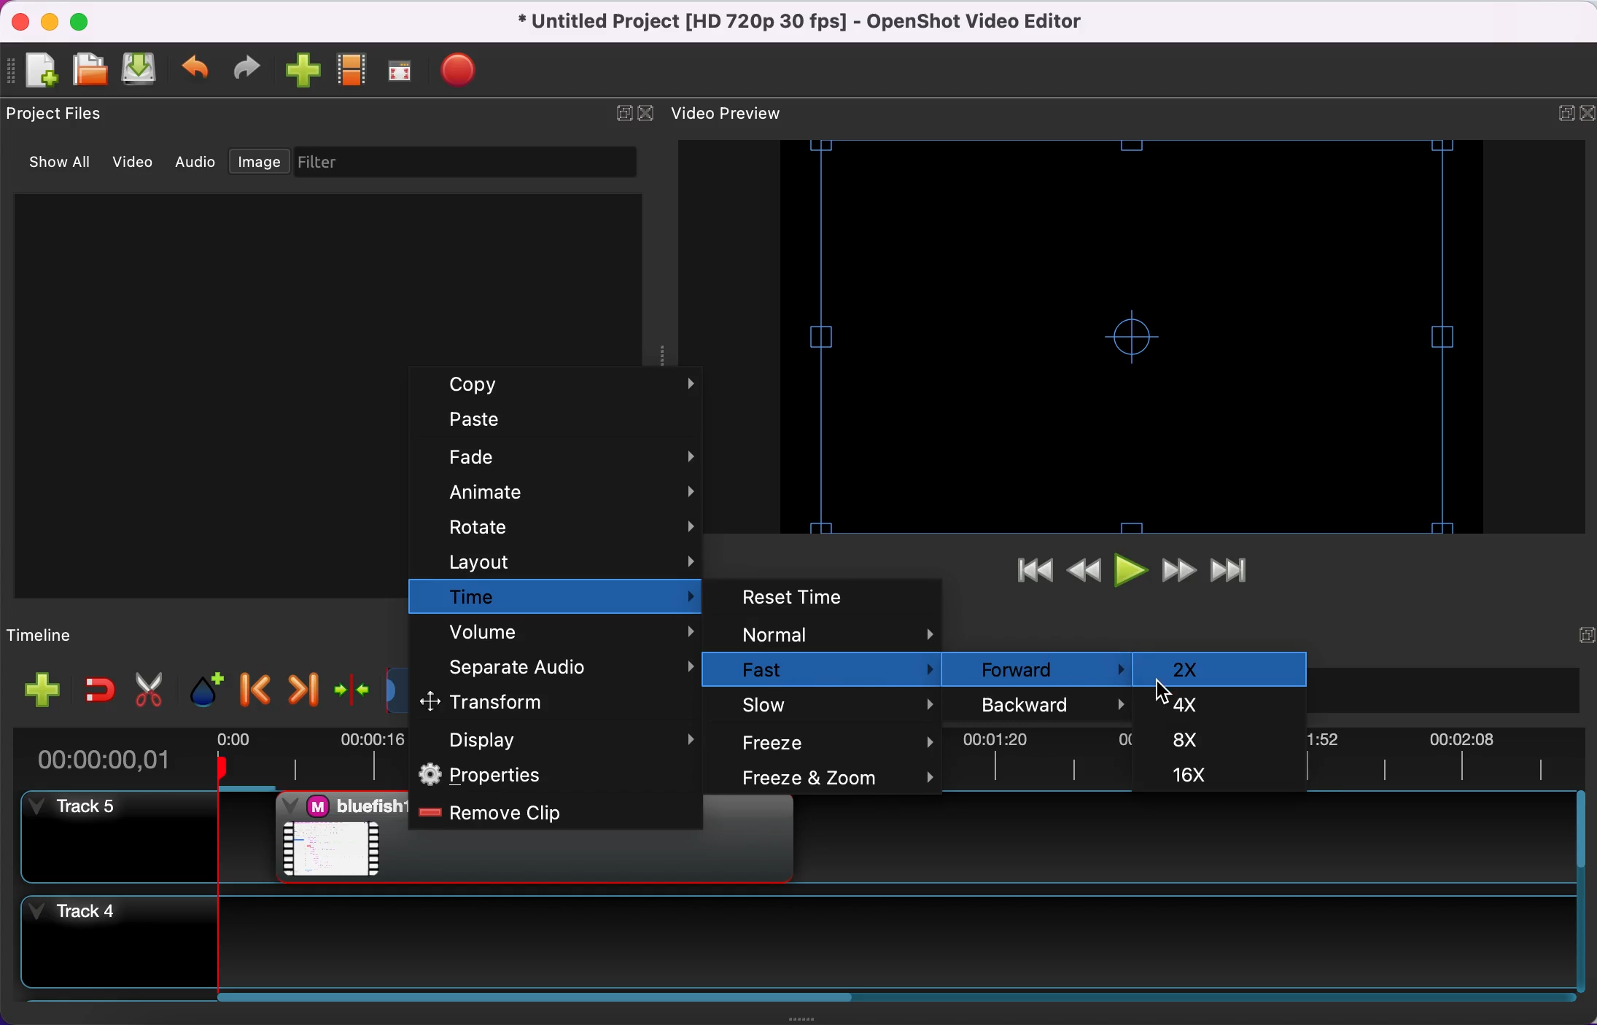 This screenshot has height=1025, width=1597. Describe the element at coordinates (836, 779) in the screenshot. I see `freeze and zoom` at that location.